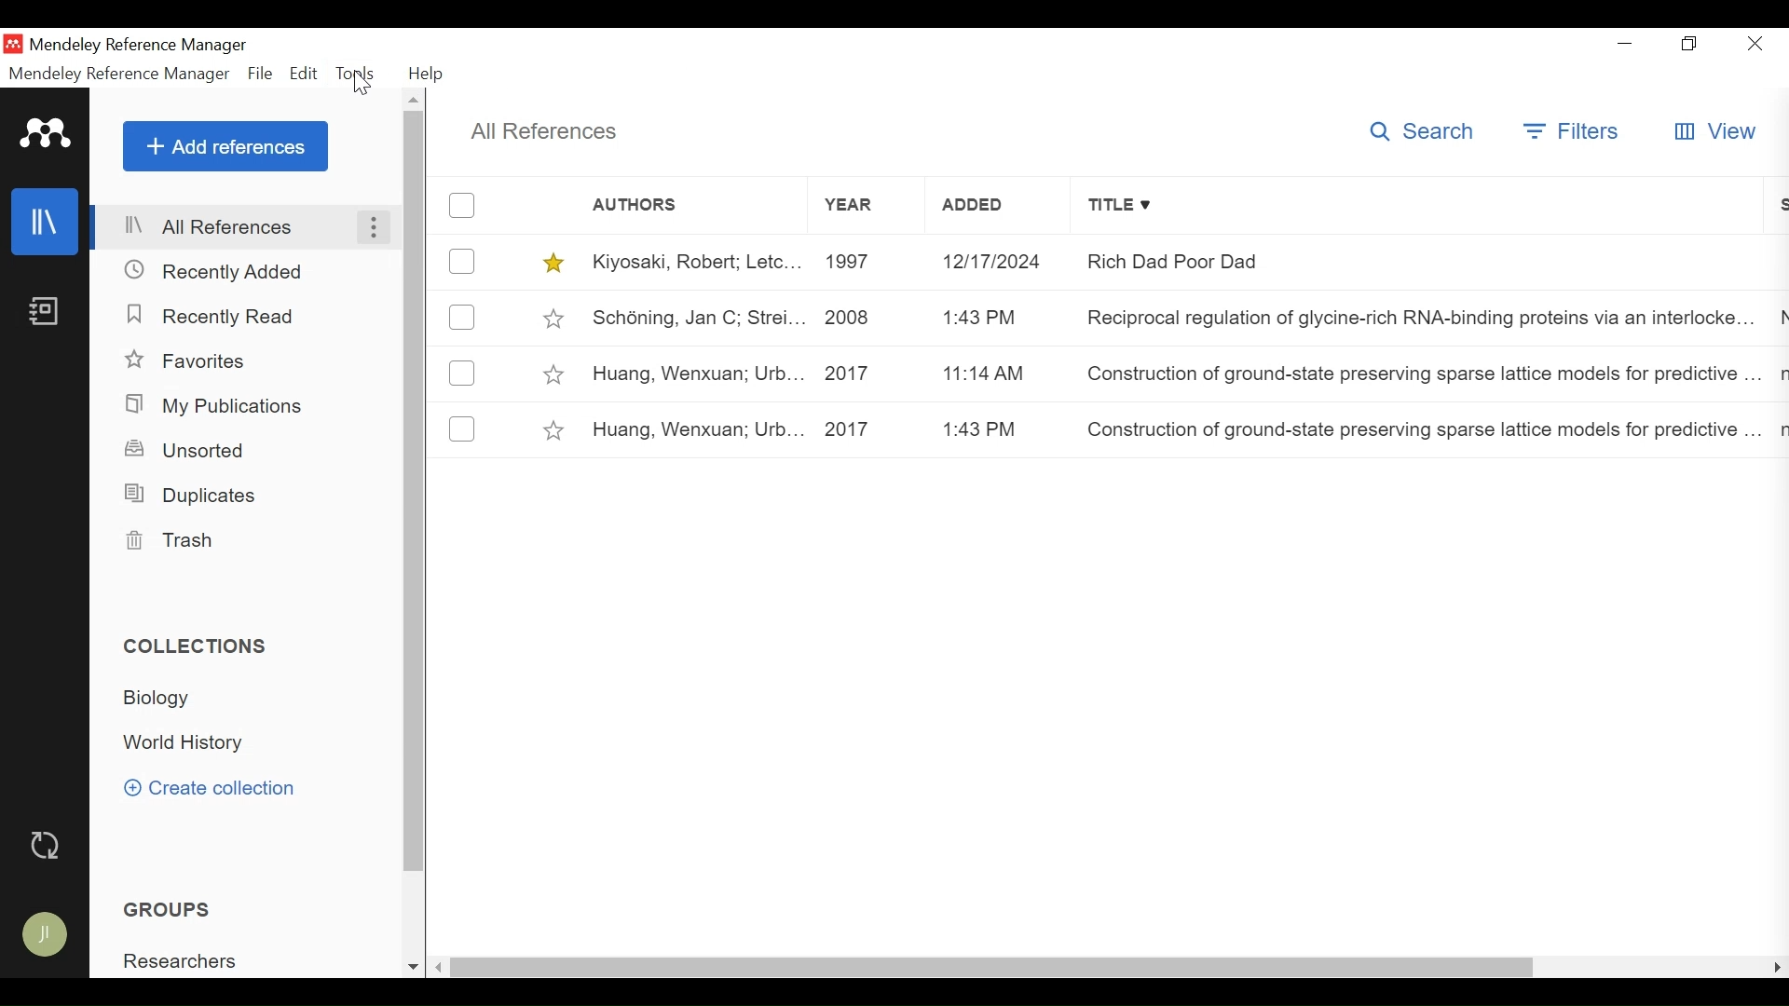  What do you see at coordinates (187, 361) in the screenshot?
I see `Favorites` at bounding box center [187, 361].